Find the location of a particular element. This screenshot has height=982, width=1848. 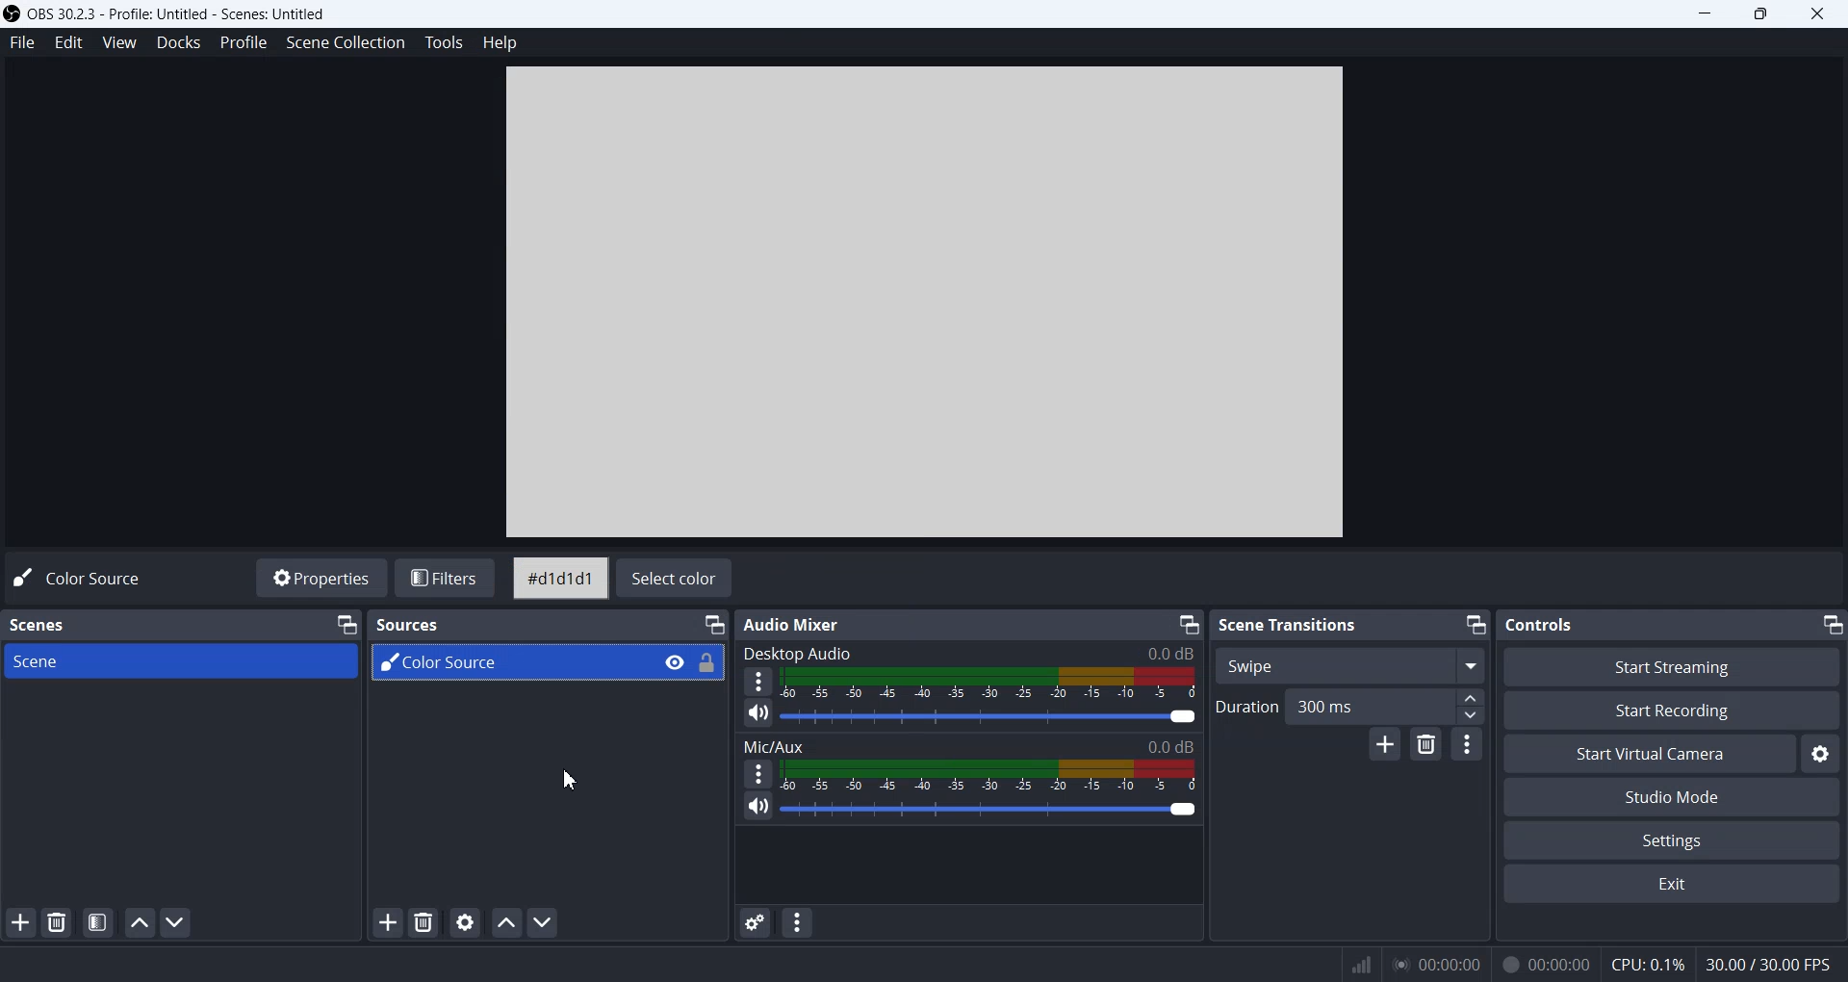

Eye is located at coordinates (676, 662).